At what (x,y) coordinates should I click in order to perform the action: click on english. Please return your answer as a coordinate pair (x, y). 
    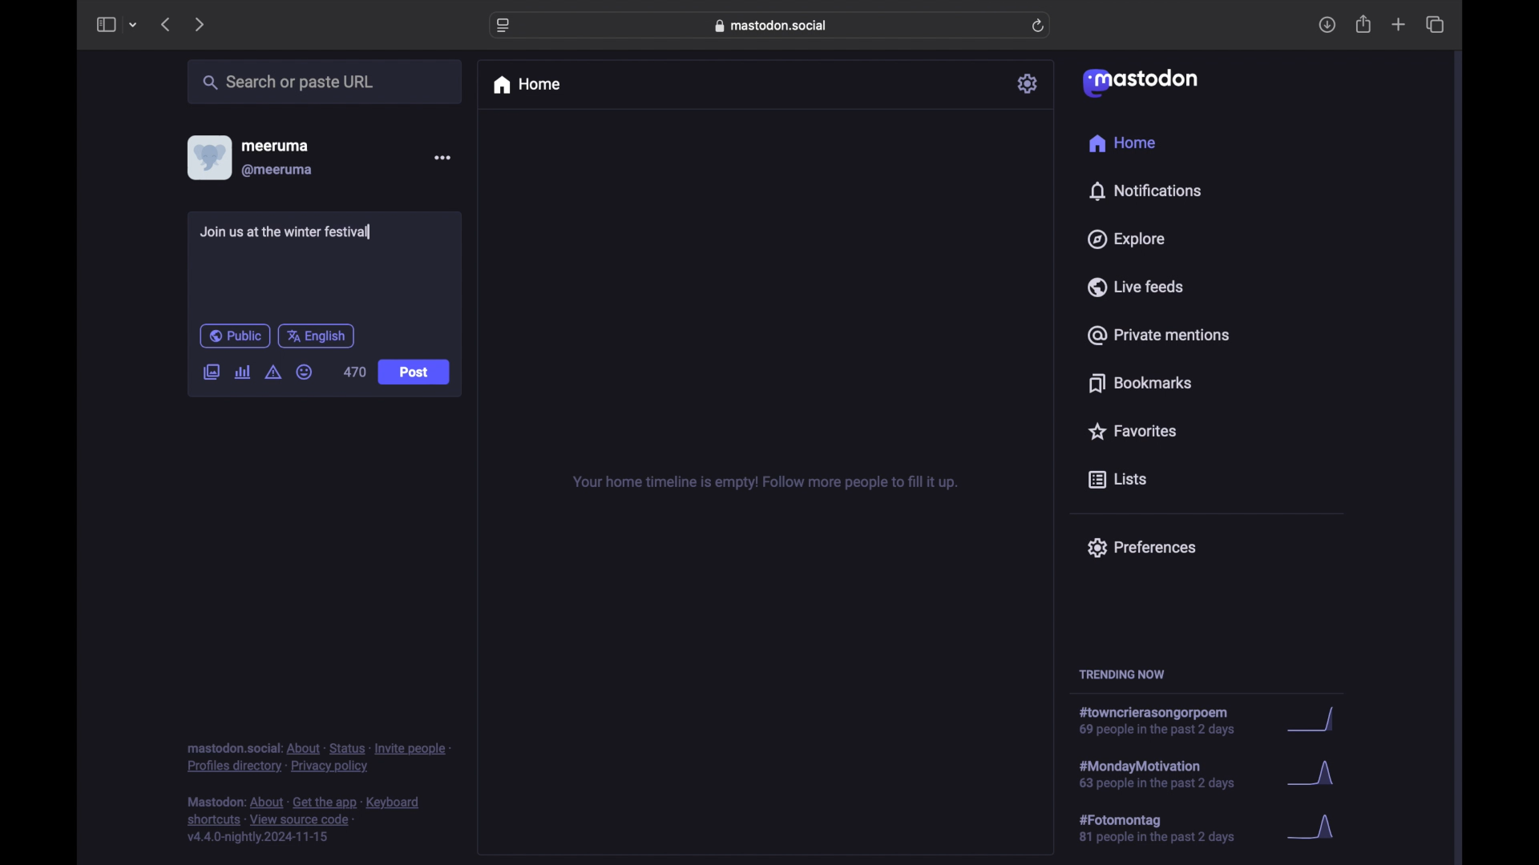
    Looking at the image, I should click on (317, 336).